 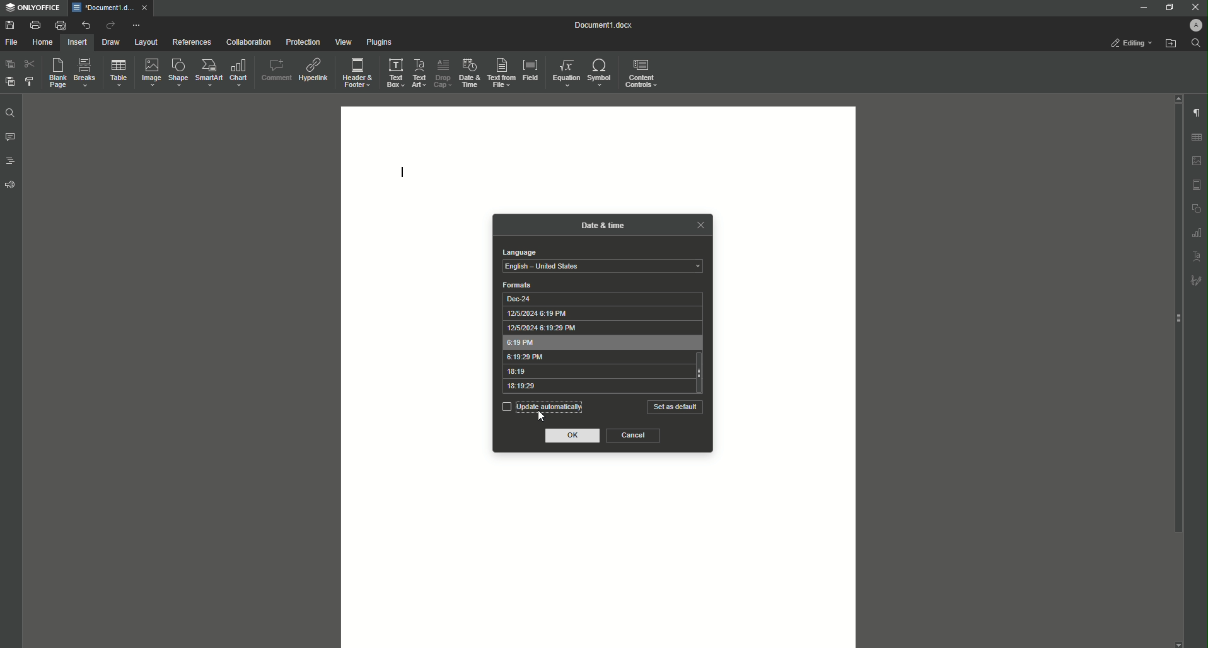 What do you see at coordinates (10, 137) in the screenshot?
I see `Comments` at bounding box center [10, 137].